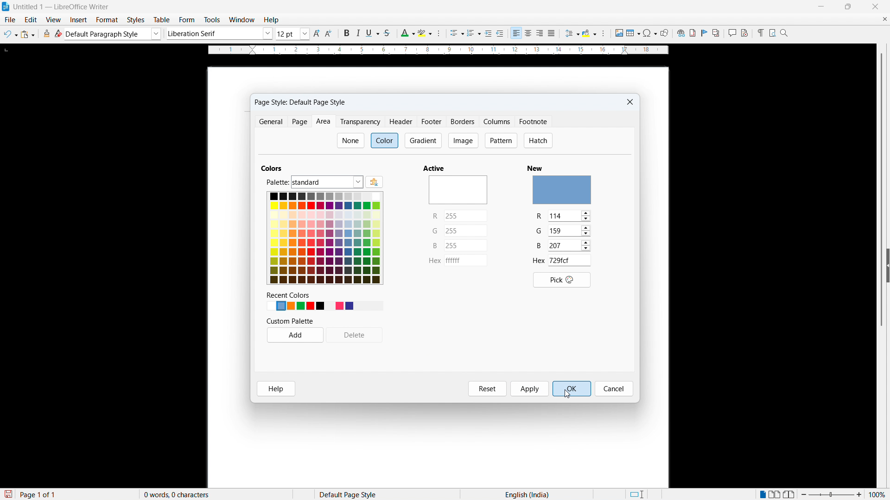 This screenshot has width=890, height=500. What do you see at coordinates (137, 20) in the screenshot?
I see `Styles ` at bounding box center [137, 20].